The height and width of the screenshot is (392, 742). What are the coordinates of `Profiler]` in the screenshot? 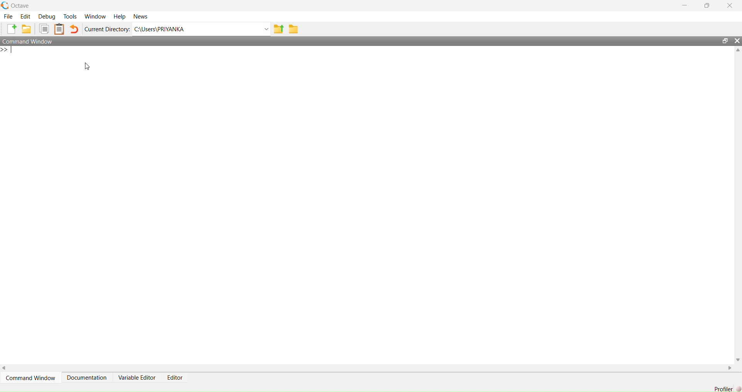 It's located at (722, 388).